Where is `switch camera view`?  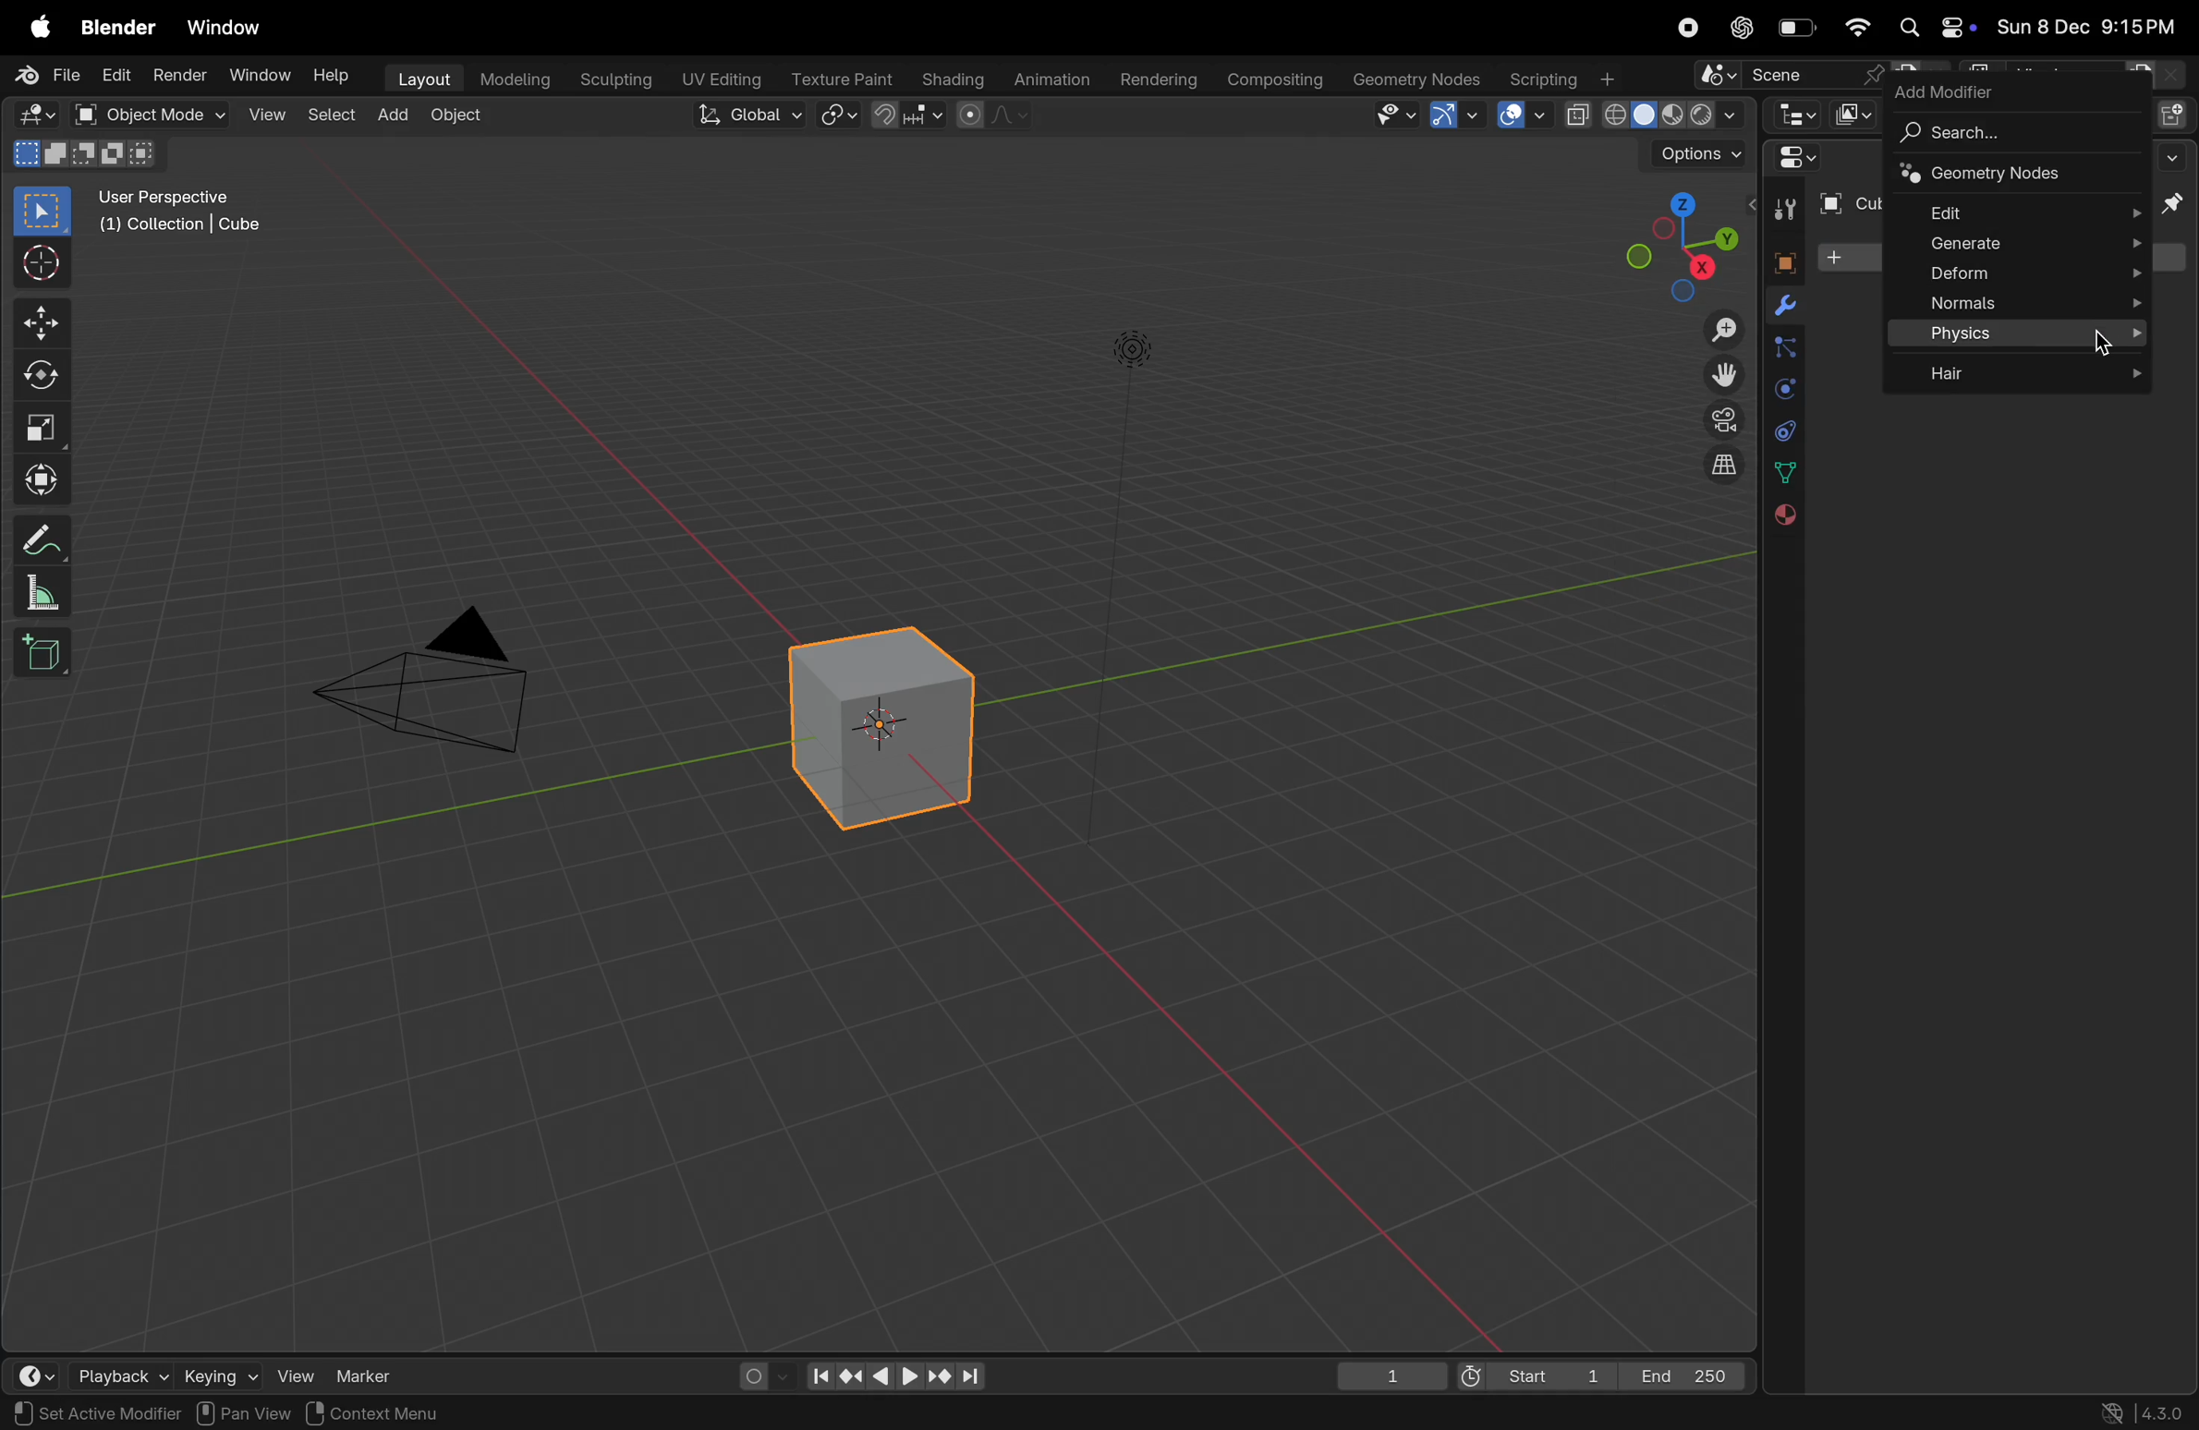
switch camera view is located at coordinates (1717, 418).